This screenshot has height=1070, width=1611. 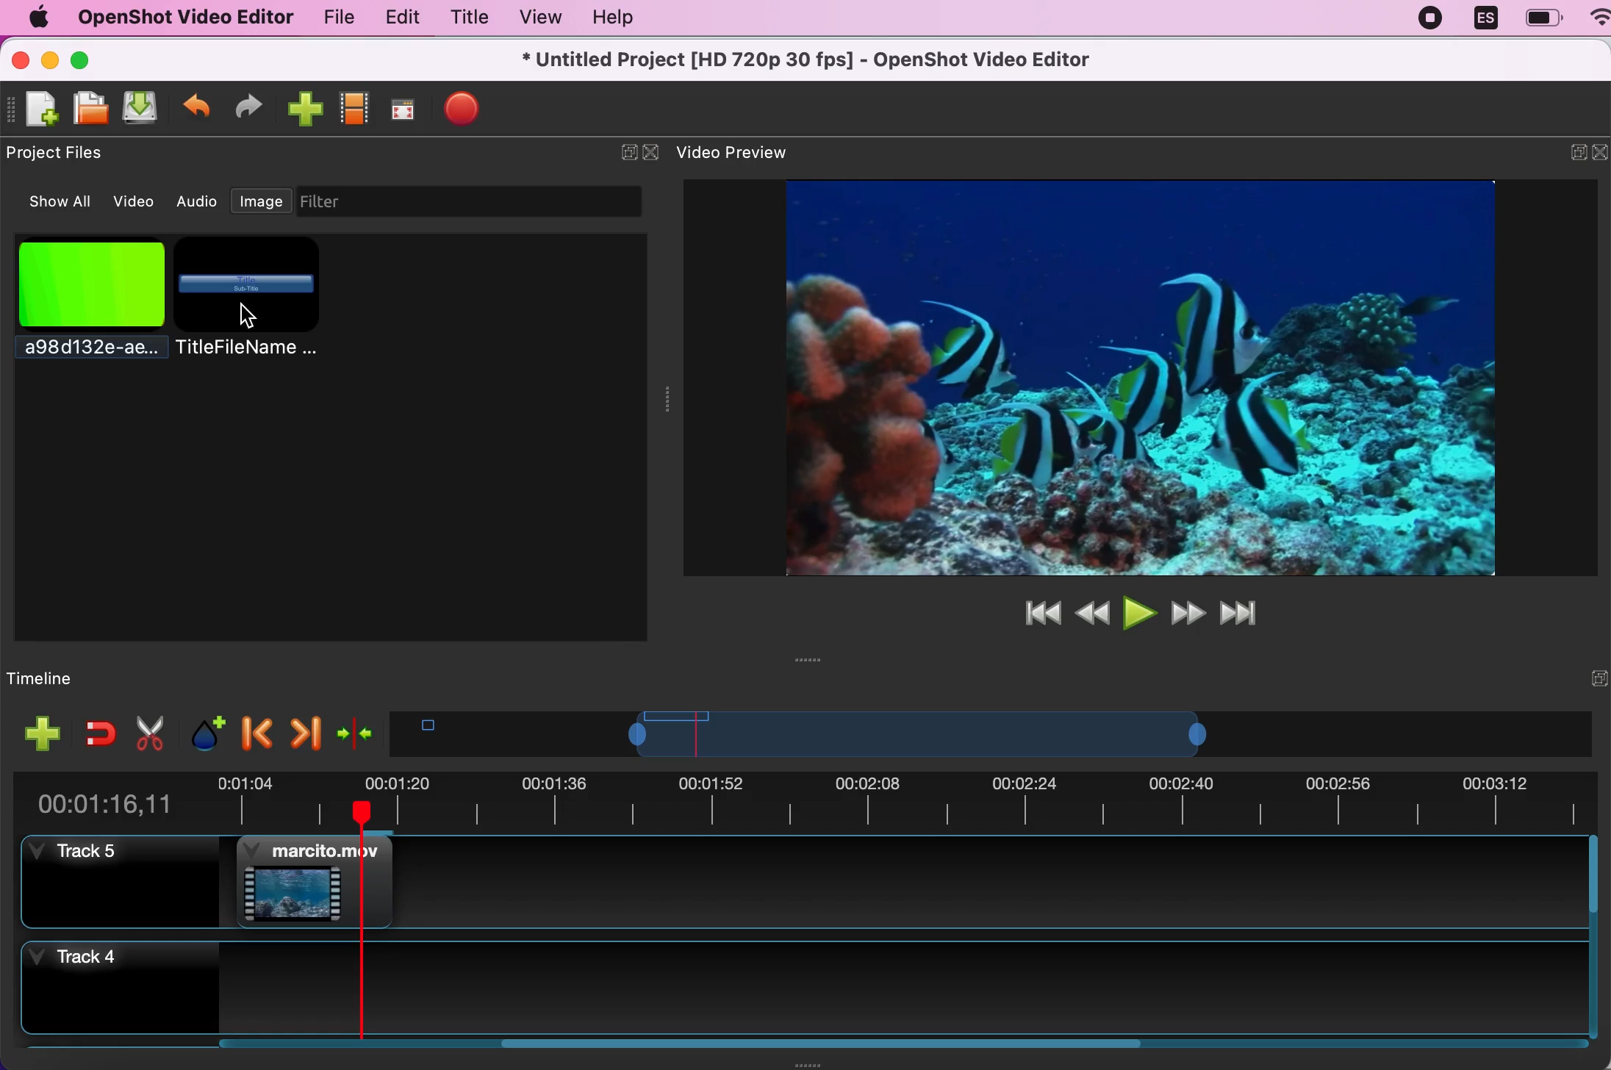 I want to click on close, so click(x=651, y=153).